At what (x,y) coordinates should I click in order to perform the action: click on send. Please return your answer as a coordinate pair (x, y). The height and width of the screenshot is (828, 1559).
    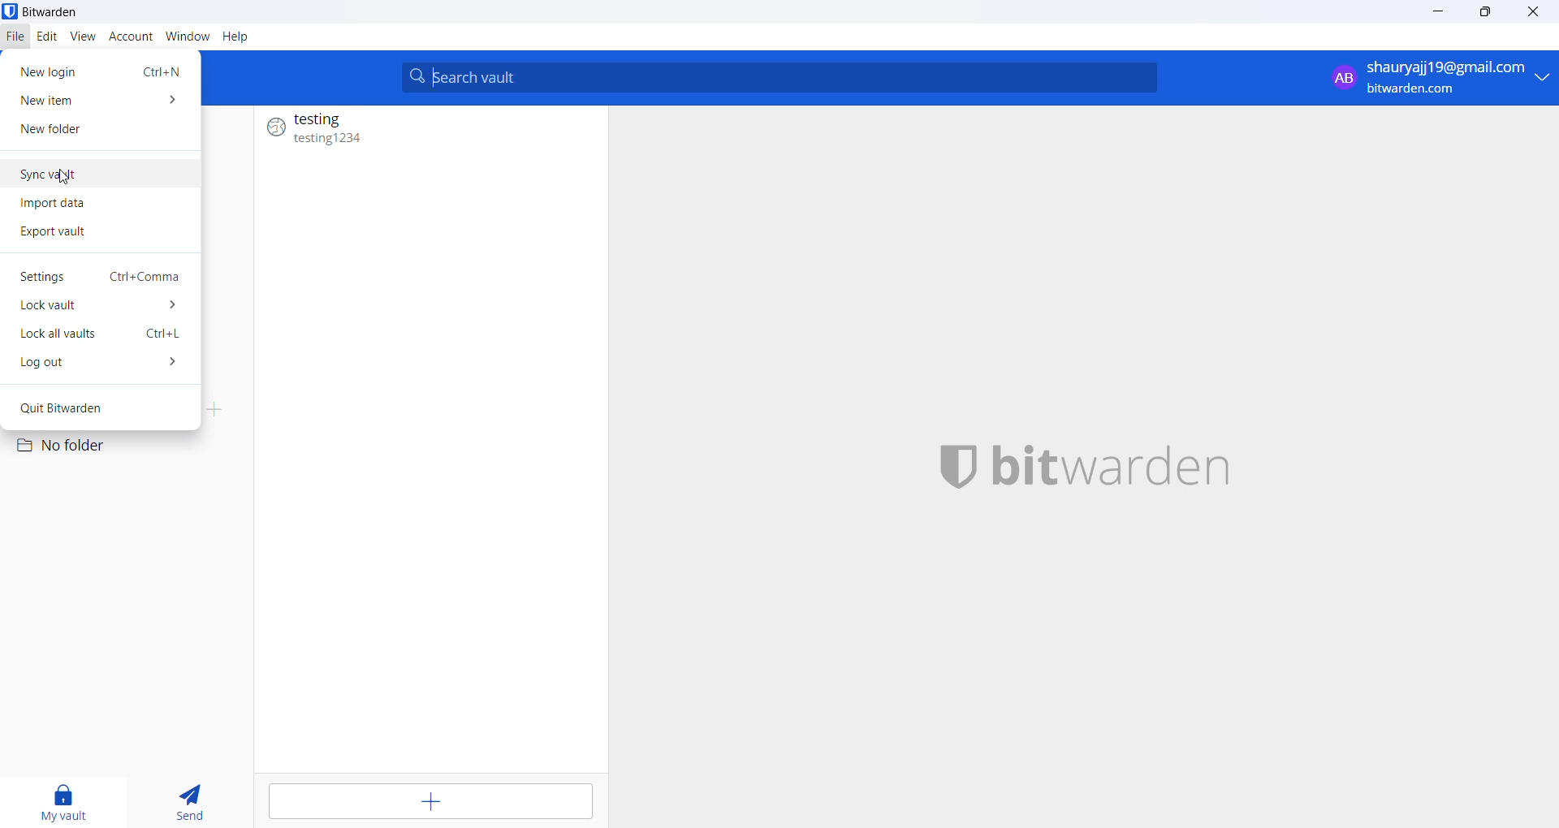
    Looking at the image, I should click on (189, 805).